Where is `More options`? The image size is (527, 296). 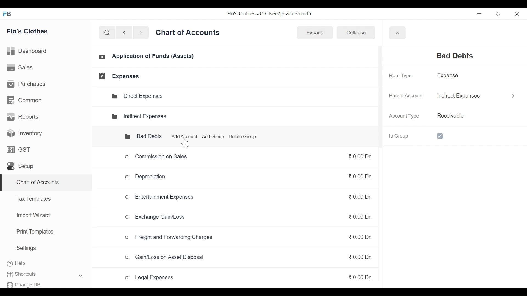 More options is located at coordinates (511, 95).